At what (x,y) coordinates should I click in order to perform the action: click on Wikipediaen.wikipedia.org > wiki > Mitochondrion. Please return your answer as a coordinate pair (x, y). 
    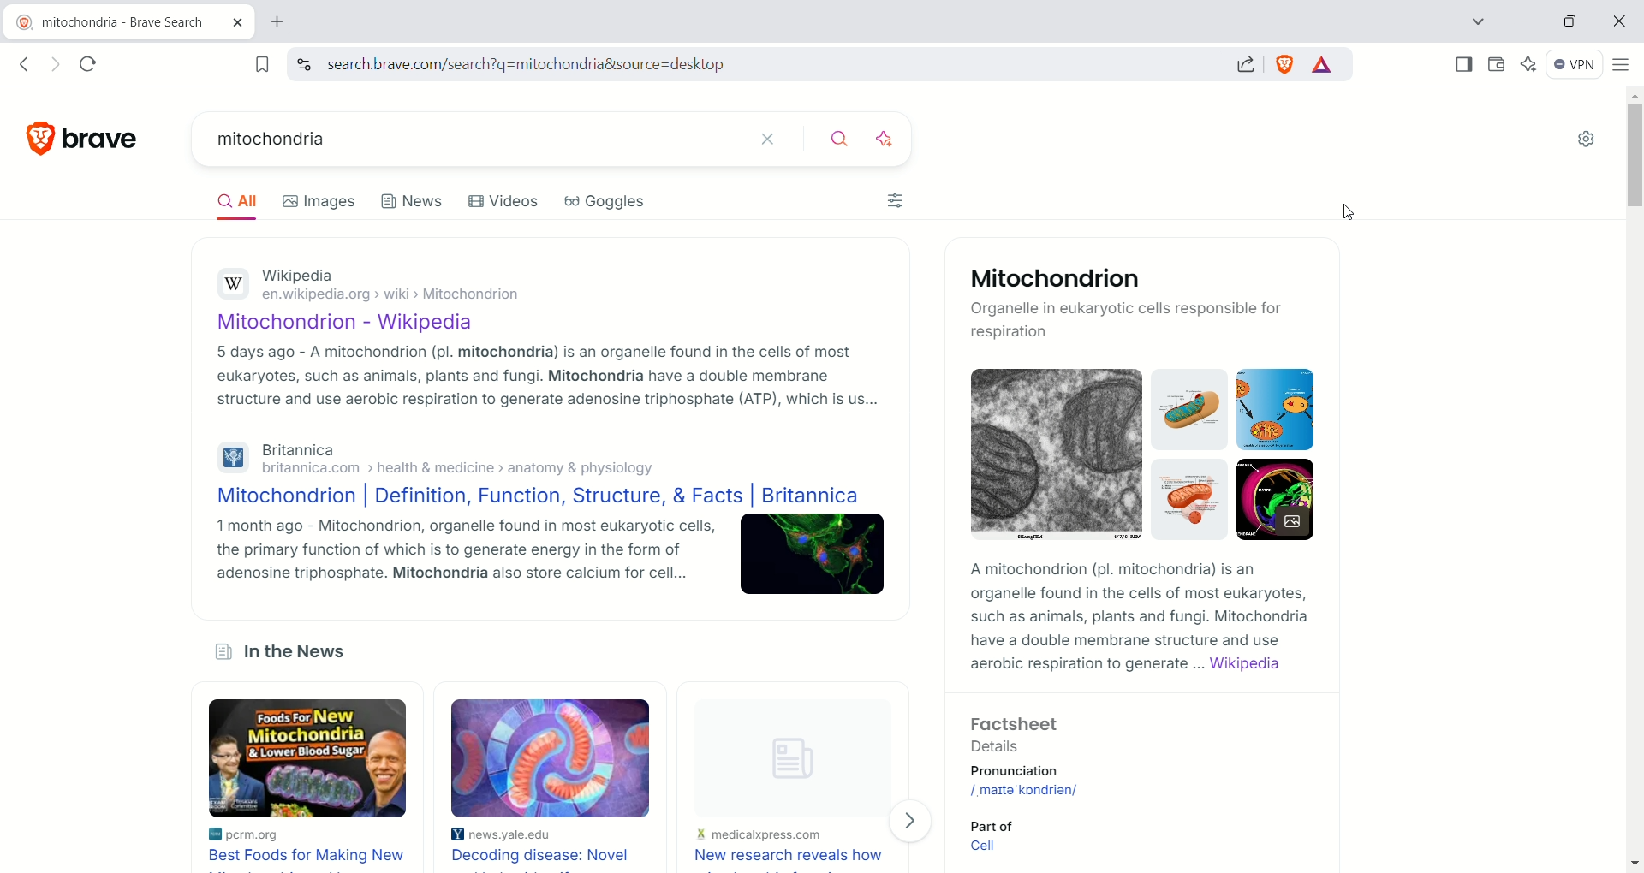
    Looking at the image, I should click on (425, 283).